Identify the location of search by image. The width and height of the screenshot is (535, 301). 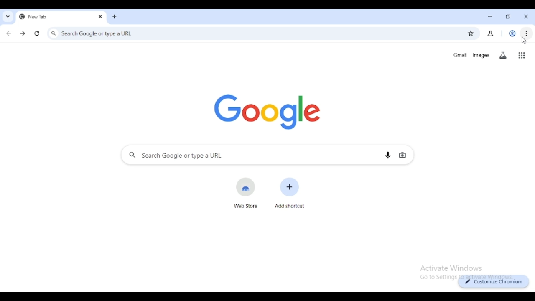
(403, 156).